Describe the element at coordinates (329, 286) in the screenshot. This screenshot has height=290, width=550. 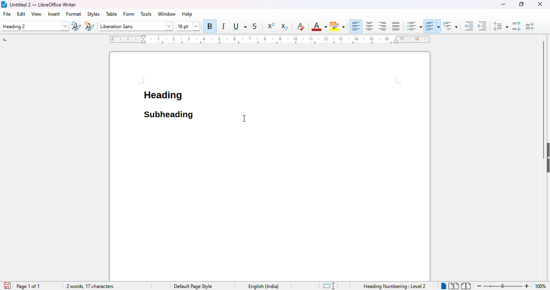
I see `standard selection` at that location.